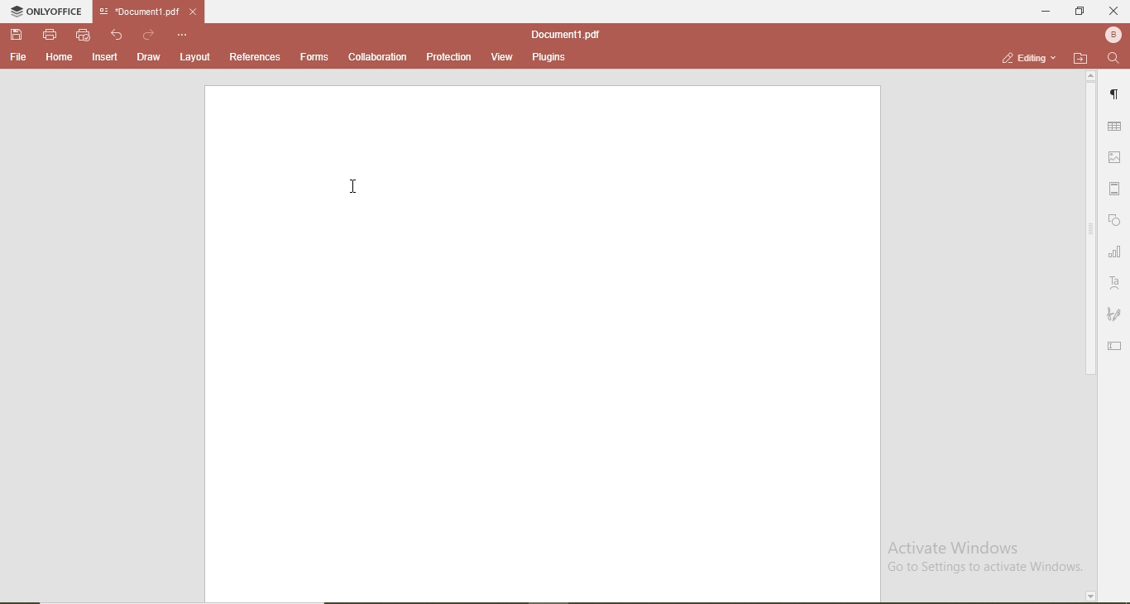  I want to click on chart, so click(1115, 252).